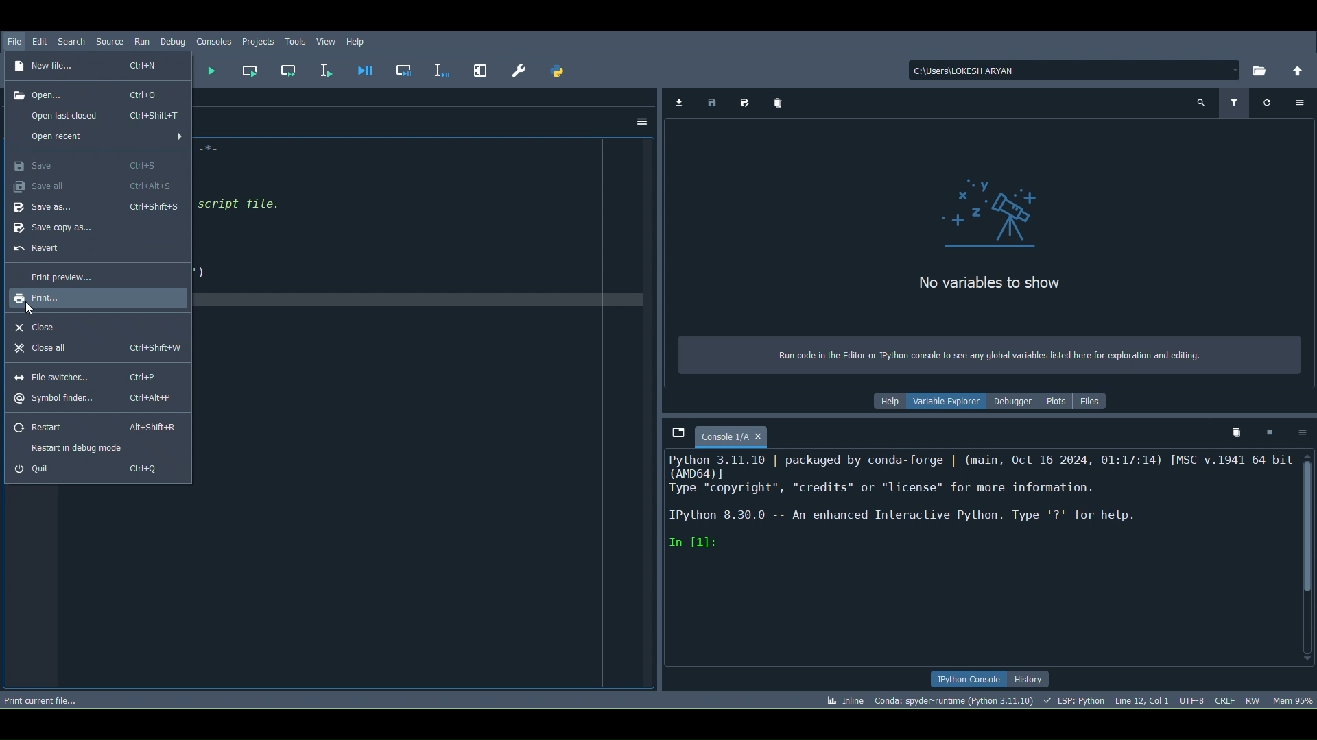 The width and height of the screenshot is (1317, 740). I want to click on Revert, so click(42, 251).